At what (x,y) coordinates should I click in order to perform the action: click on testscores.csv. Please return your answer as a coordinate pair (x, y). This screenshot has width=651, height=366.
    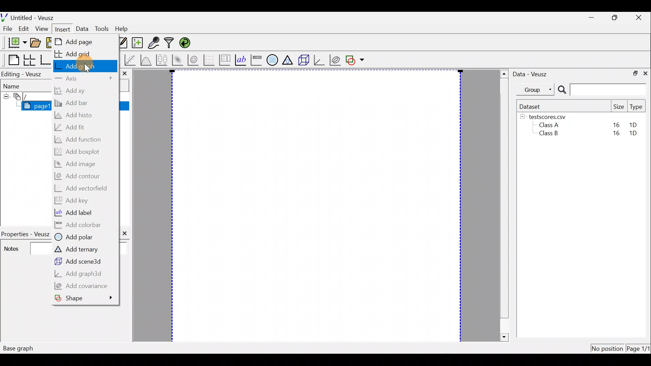
    Looking at the image, I should click on (551, 117).